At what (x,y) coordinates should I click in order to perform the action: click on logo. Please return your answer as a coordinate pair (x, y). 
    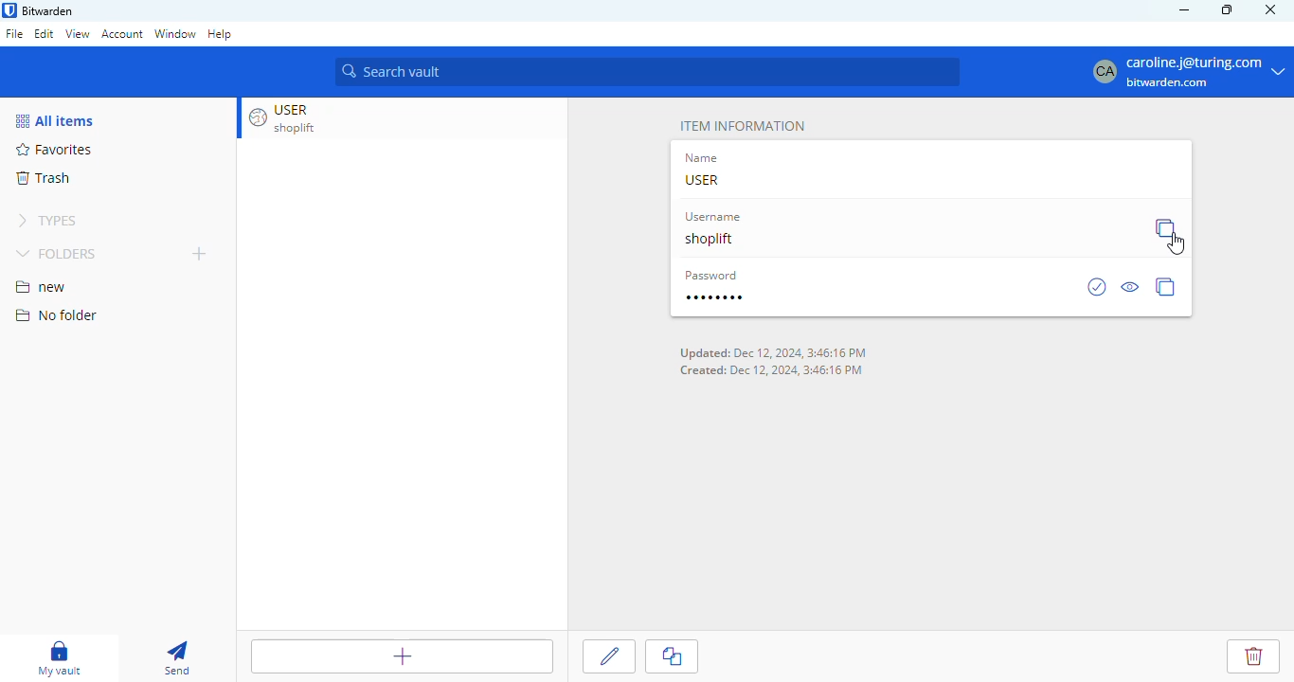
    Looking at the image, I should click on (9, 10).